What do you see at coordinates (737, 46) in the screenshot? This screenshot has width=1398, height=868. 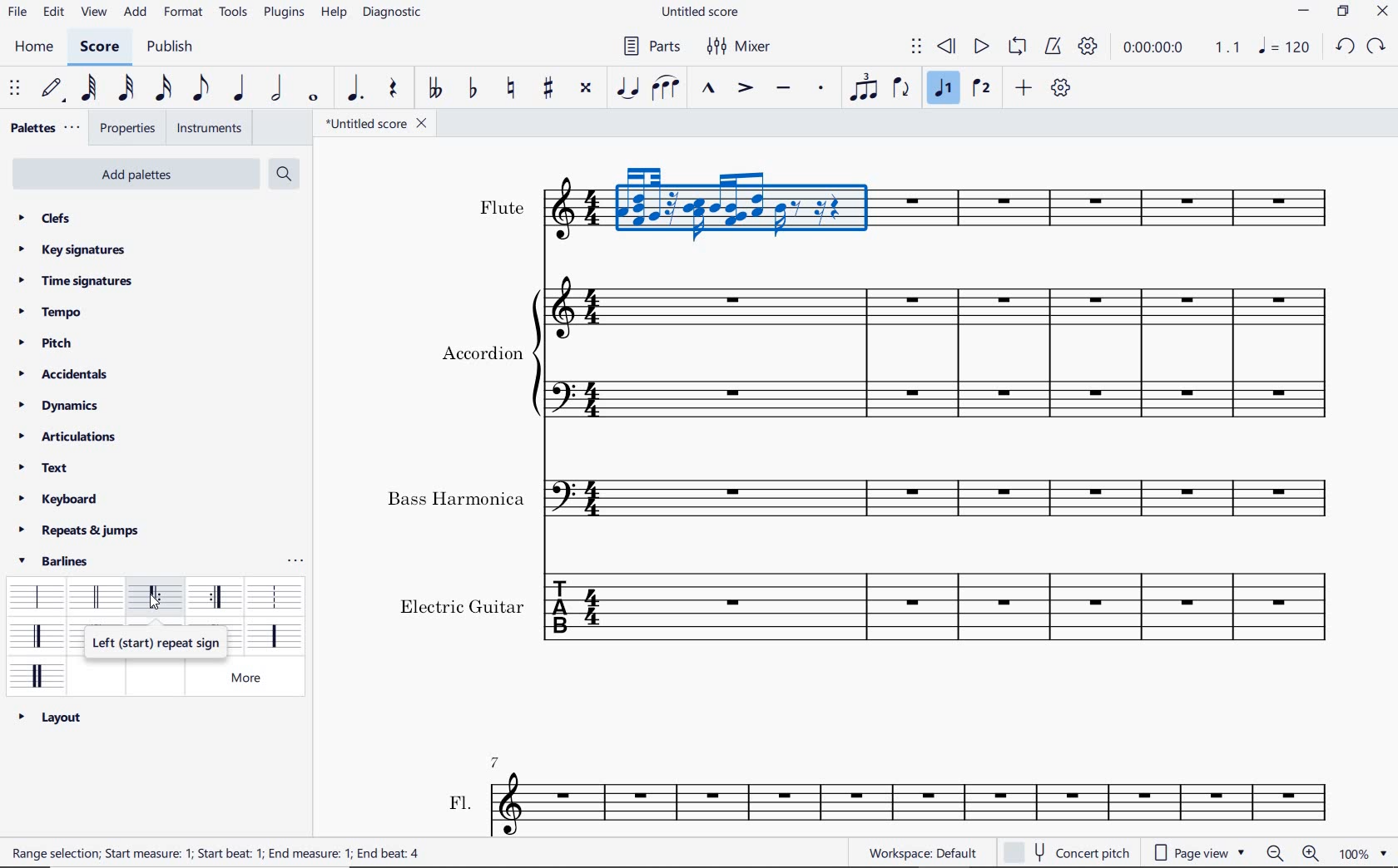 I see `MIXER` at bounding box center [737, 46].